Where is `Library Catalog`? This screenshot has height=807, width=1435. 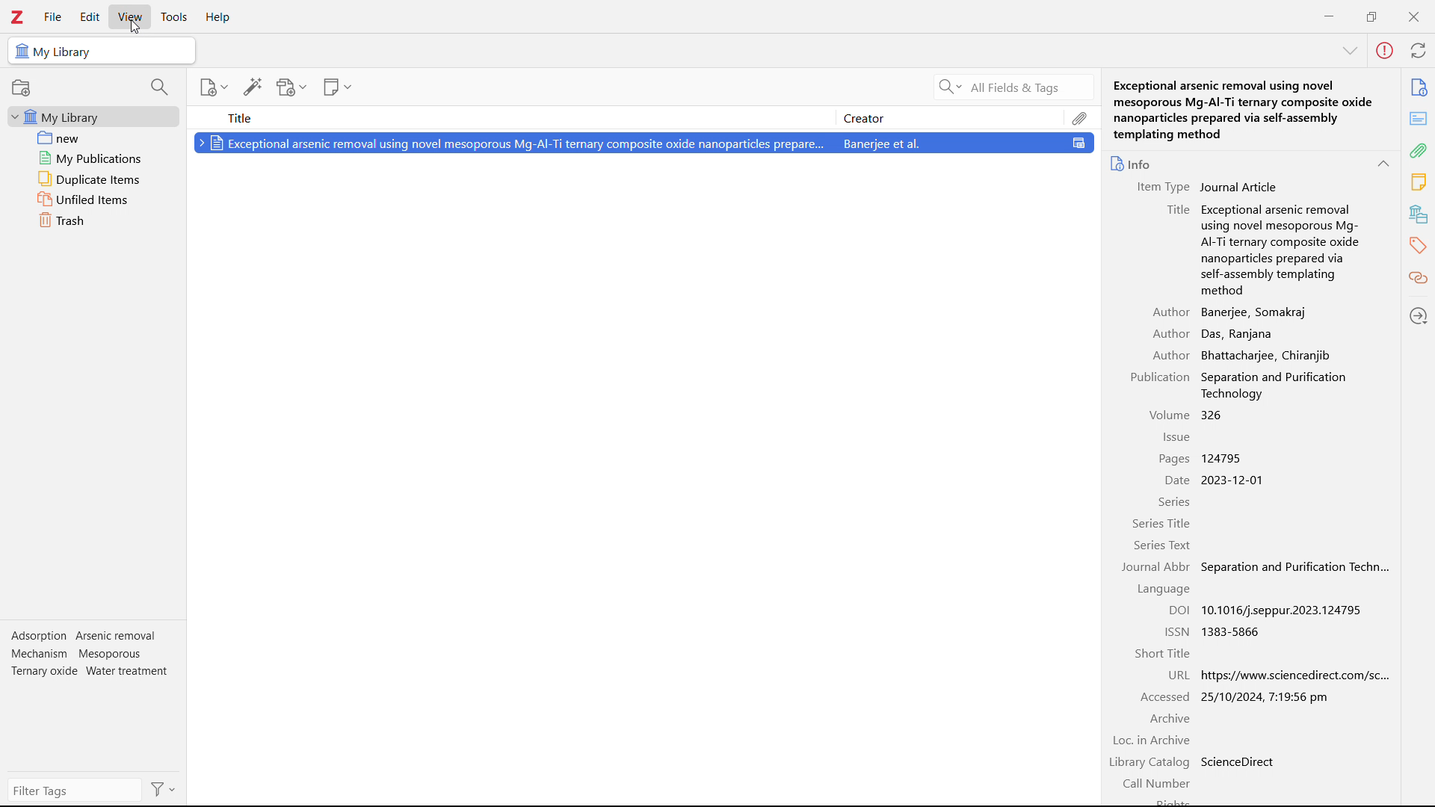
Library Catalog is located at coordinates (1148, 761).